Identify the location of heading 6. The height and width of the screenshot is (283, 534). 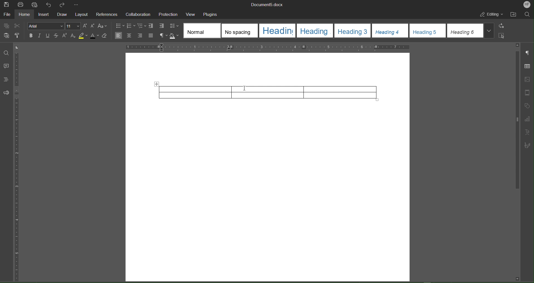
(465, 31).